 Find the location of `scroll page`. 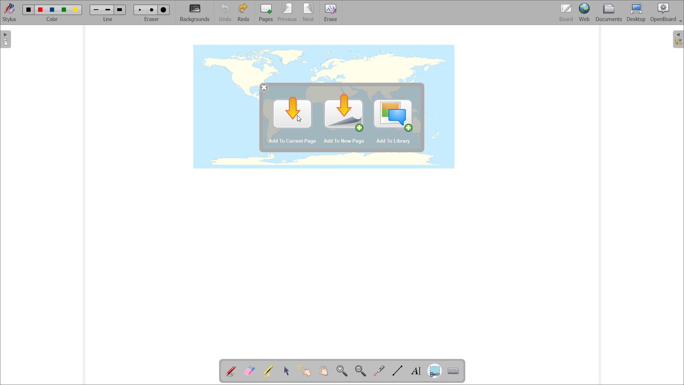

scroll page is located at coordinates (323, 370).